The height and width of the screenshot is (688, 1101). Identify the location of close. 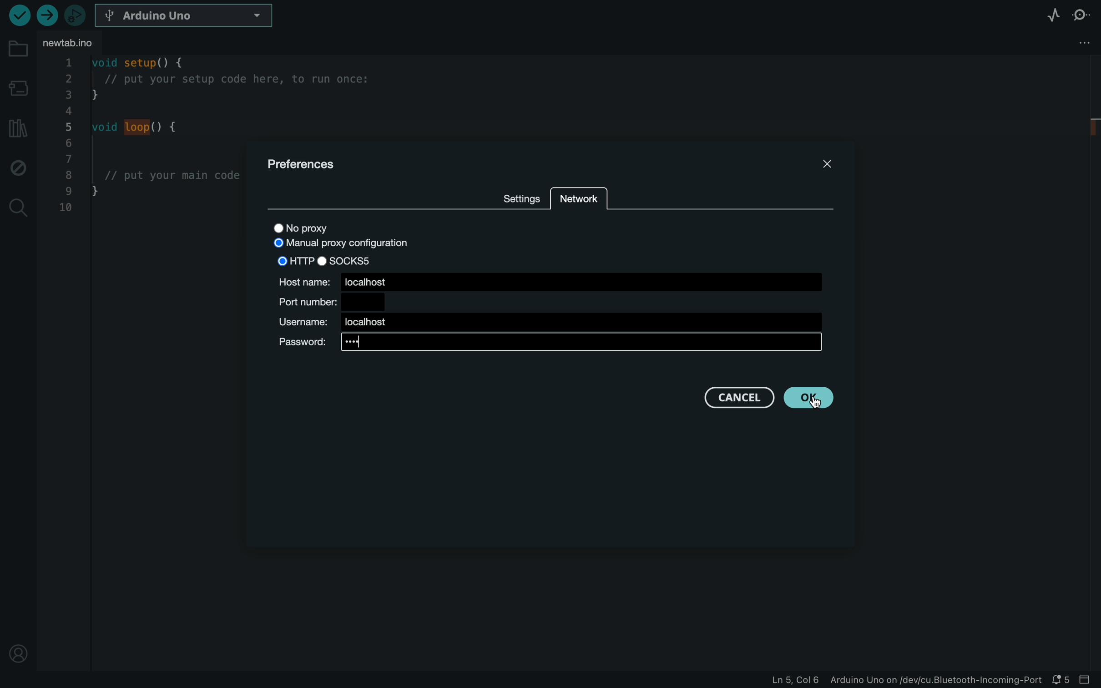
(816, 167).